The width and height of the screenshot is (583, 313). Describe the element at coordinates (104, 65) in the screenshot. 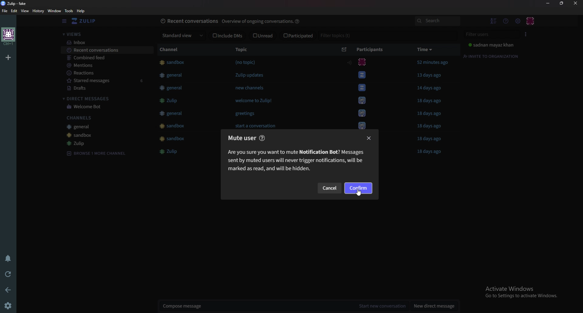

I see `Mentions` at that location.